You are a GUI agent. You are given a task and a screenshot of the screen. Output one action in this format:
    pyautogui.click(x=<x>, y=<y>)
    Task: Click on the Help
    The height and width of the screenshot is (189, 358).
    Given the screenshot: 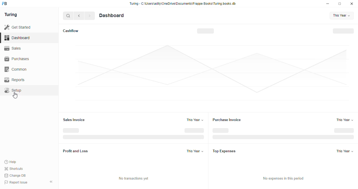 What is the action you would take?
    pyautogui.click(x=11, y=162)
    